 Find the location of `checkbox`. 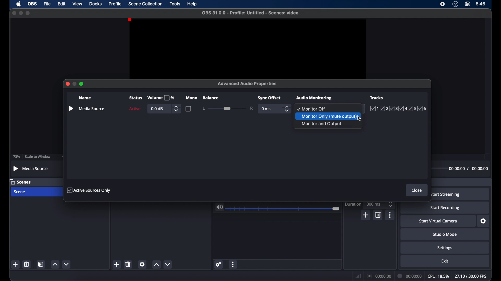

checkbox is located at coordinates (188, 108).